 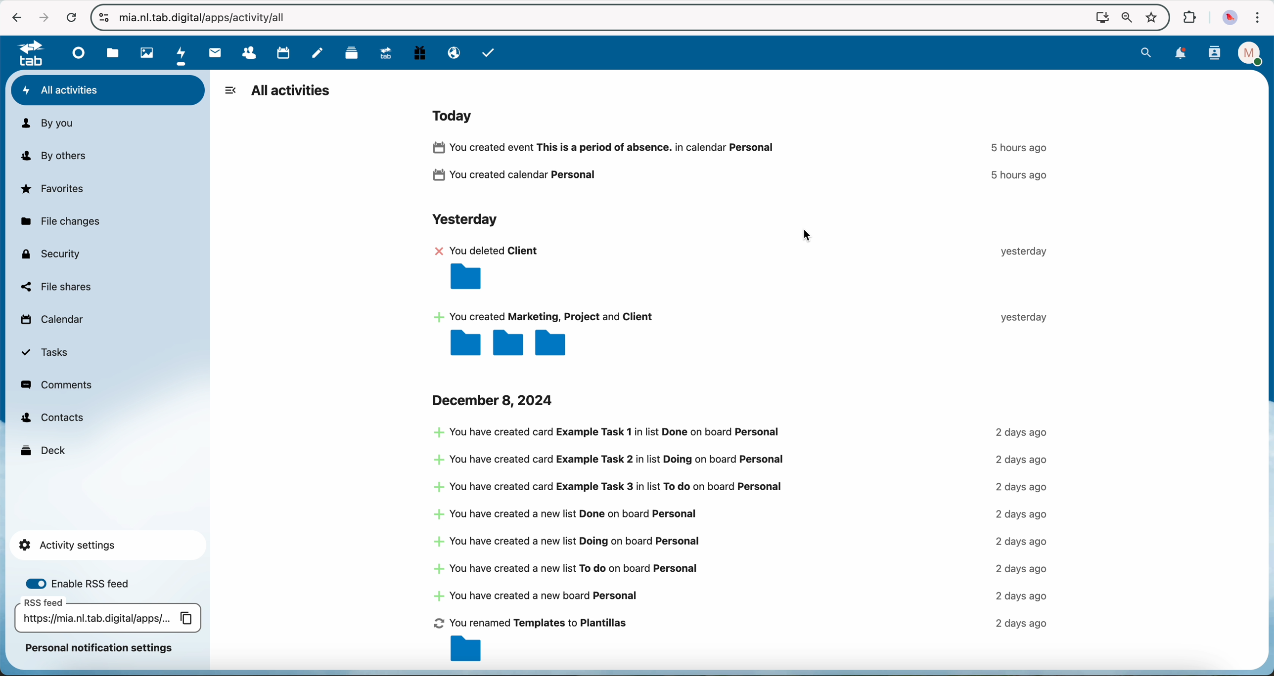 What do you see at coordinates (1100, 19) in the screenshot?
I see `Install Nextcloud` at bounding box center [1100, 19].